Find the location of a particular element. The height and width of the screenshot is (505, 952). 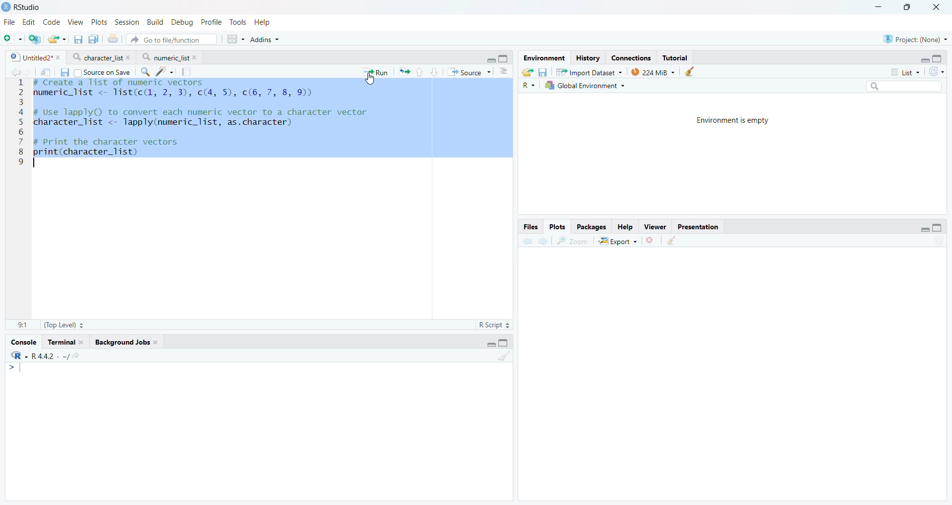

File is located at coordinates (11, 22).